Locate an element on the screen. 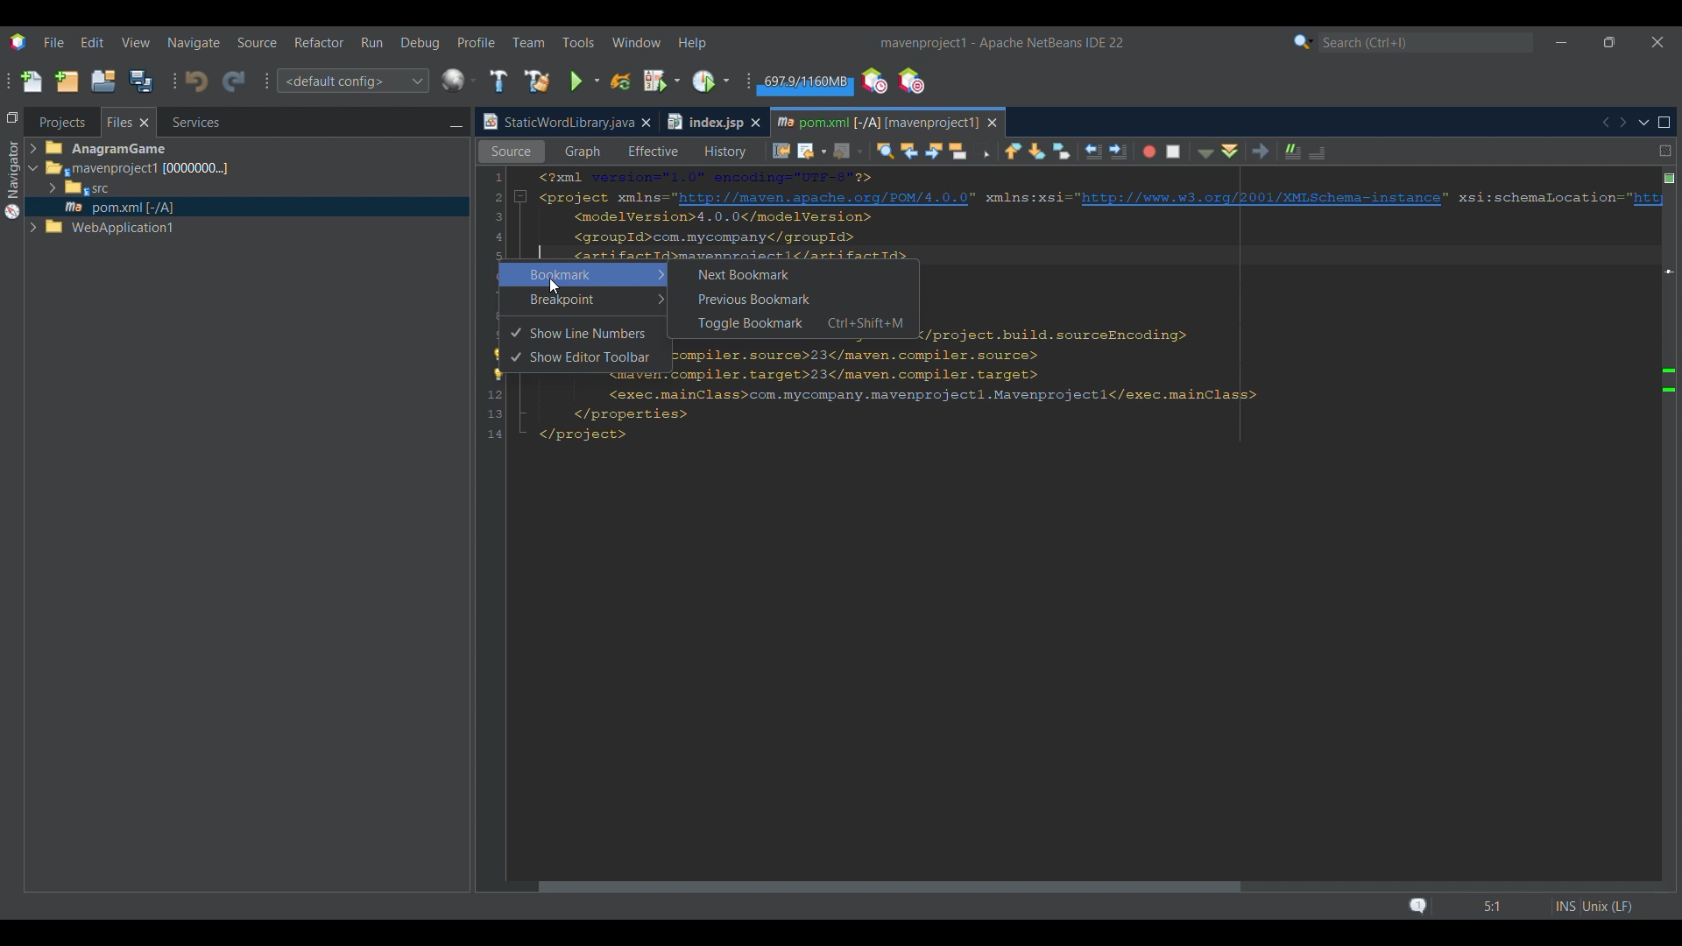  Start macro recording is located at coordinates (1148, 152).